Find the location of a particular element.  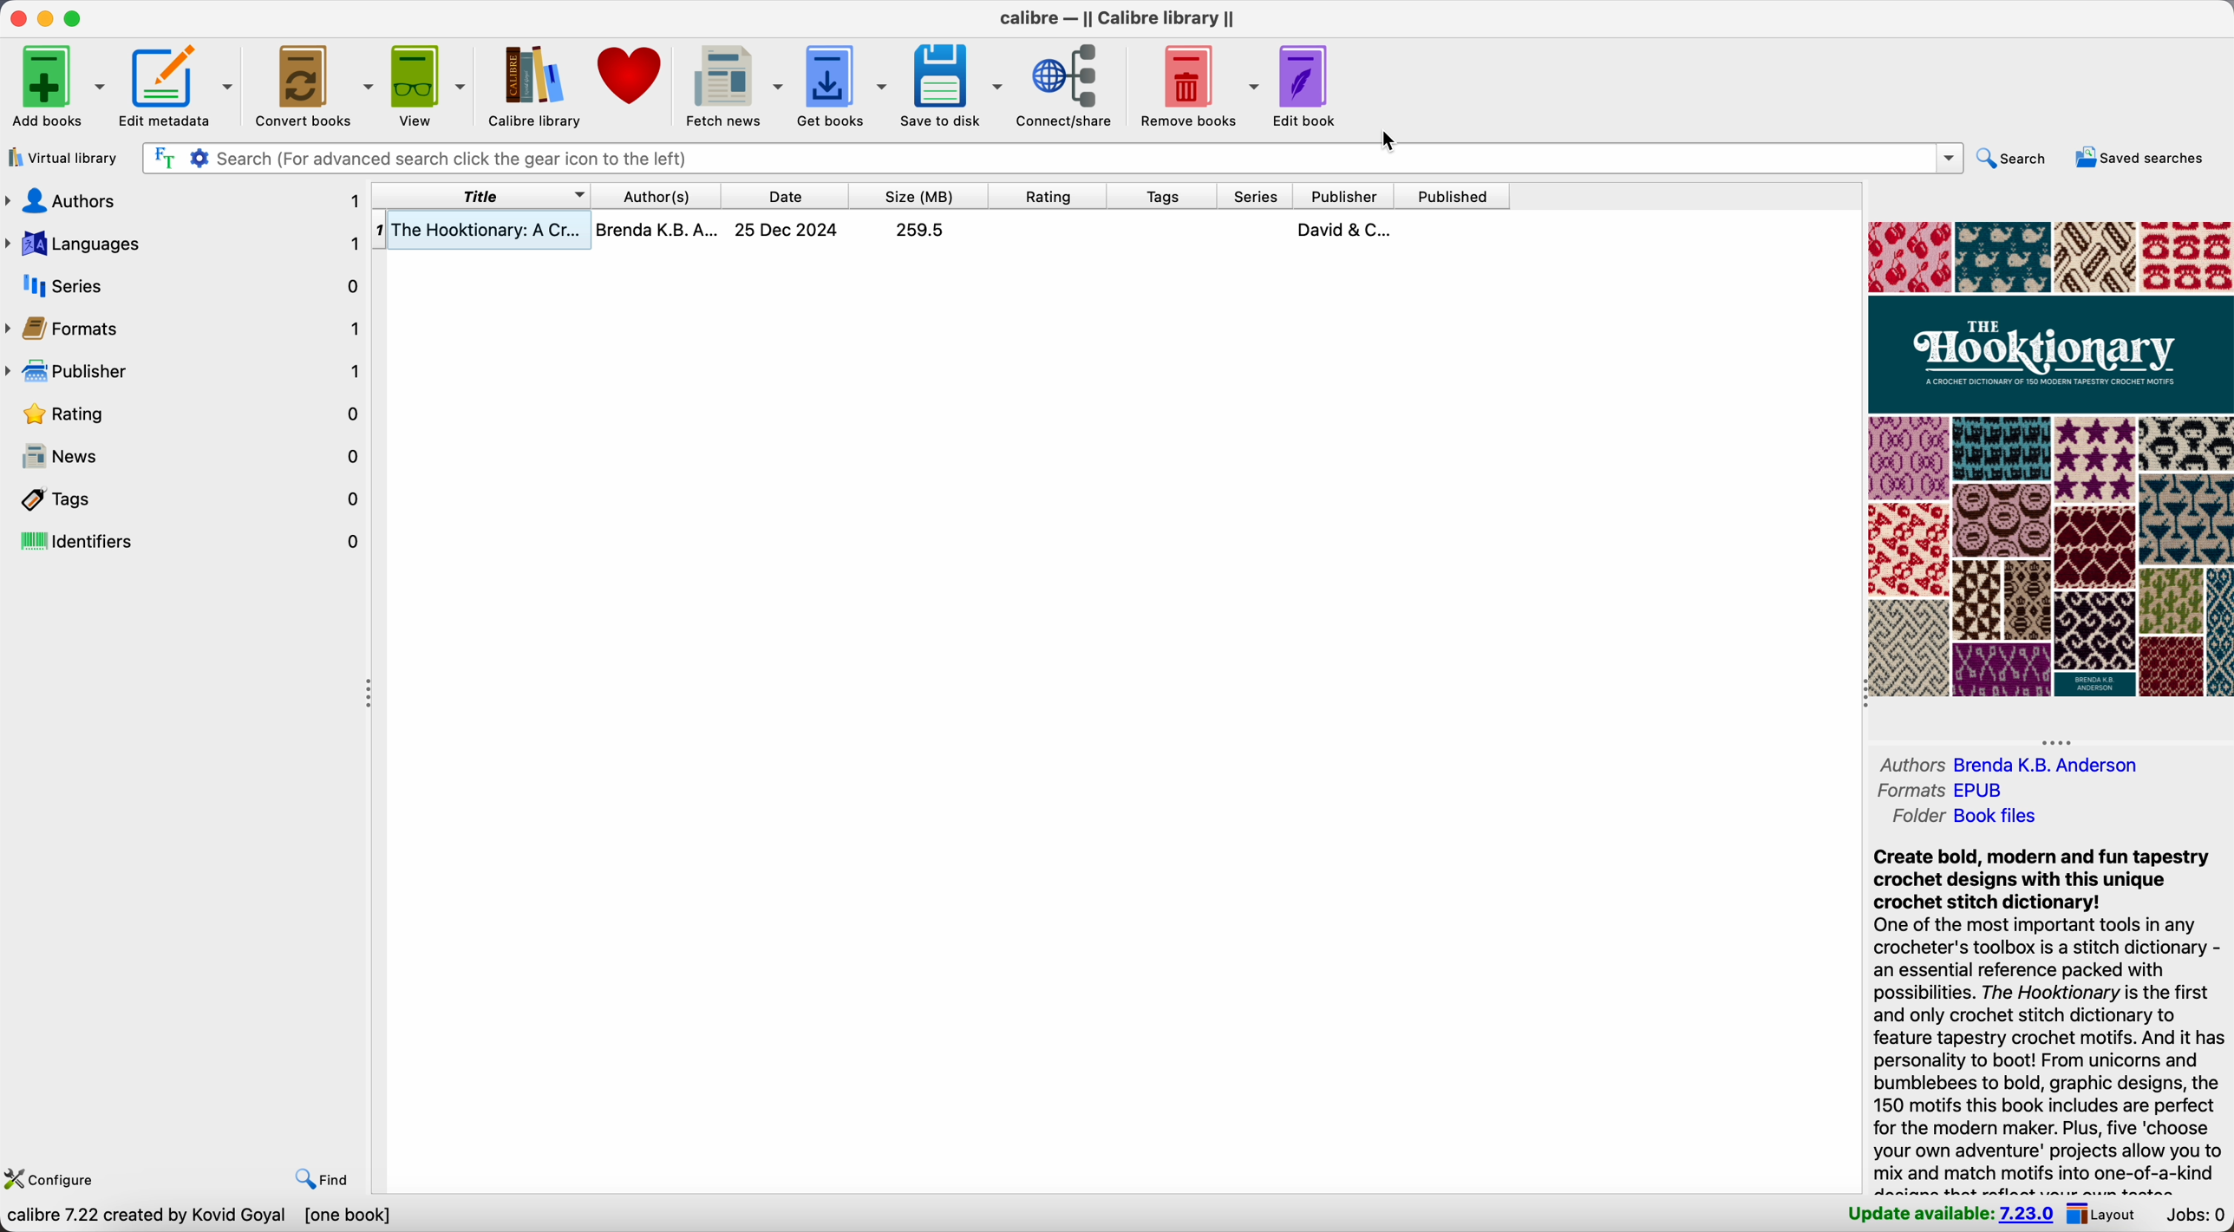

identifiers is located at coordinates (186, 538).